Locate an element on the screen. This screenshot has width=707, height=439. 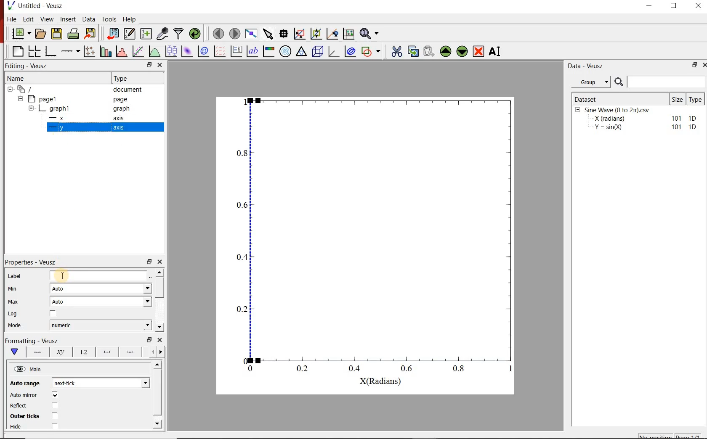
remove is located at coordinates (478, 51).